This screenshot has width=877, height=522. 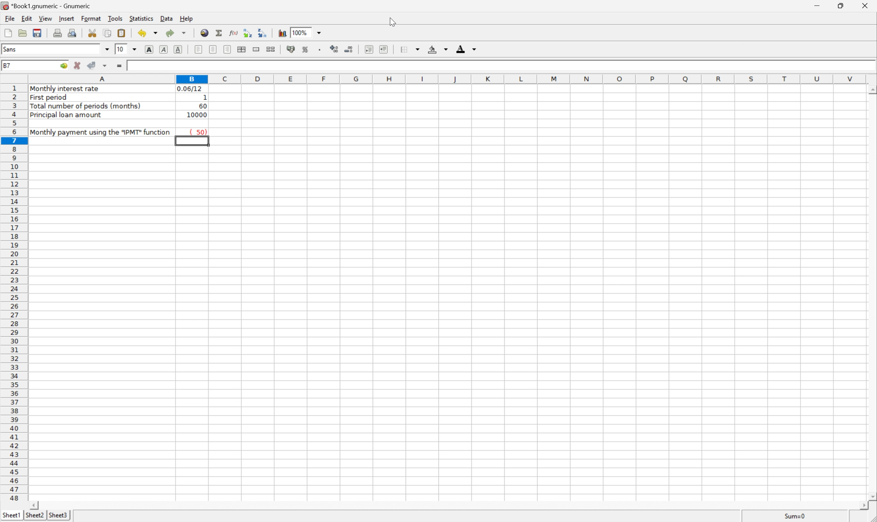 What do you see at coordinates (14, 294) in the screenshot?
I see `Row Numbers` at bounding box center [14, 294].